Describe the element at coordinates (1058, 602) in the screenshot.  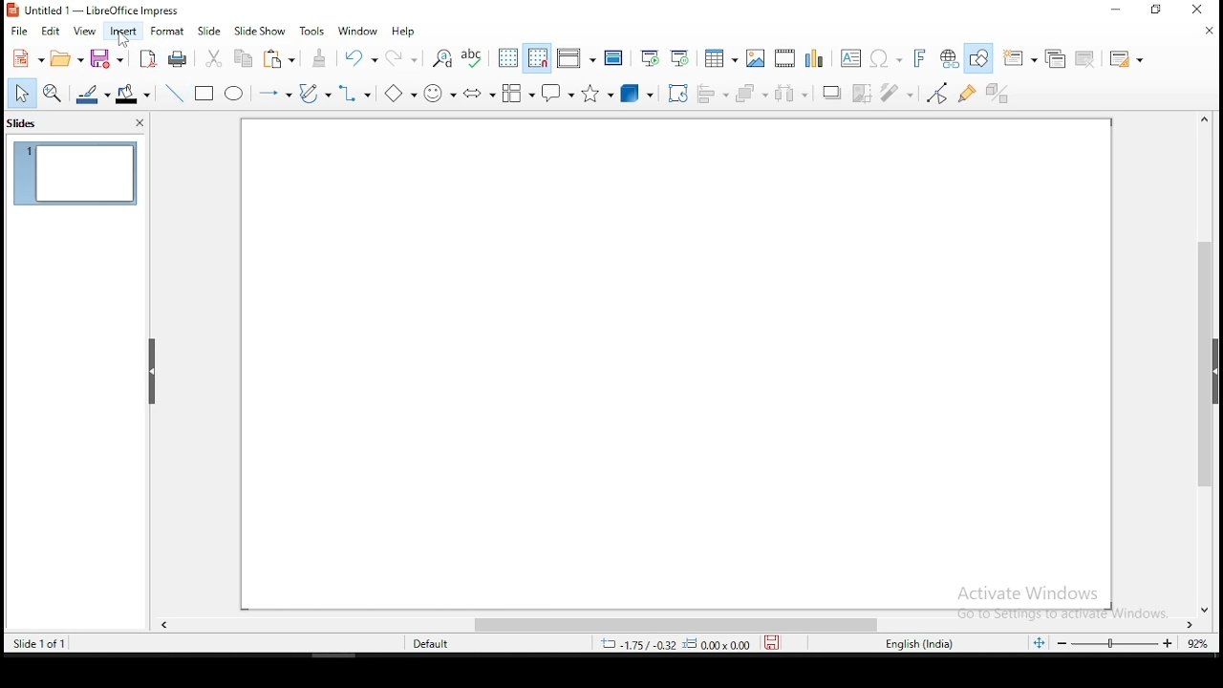
I see `activate windows` at that location.